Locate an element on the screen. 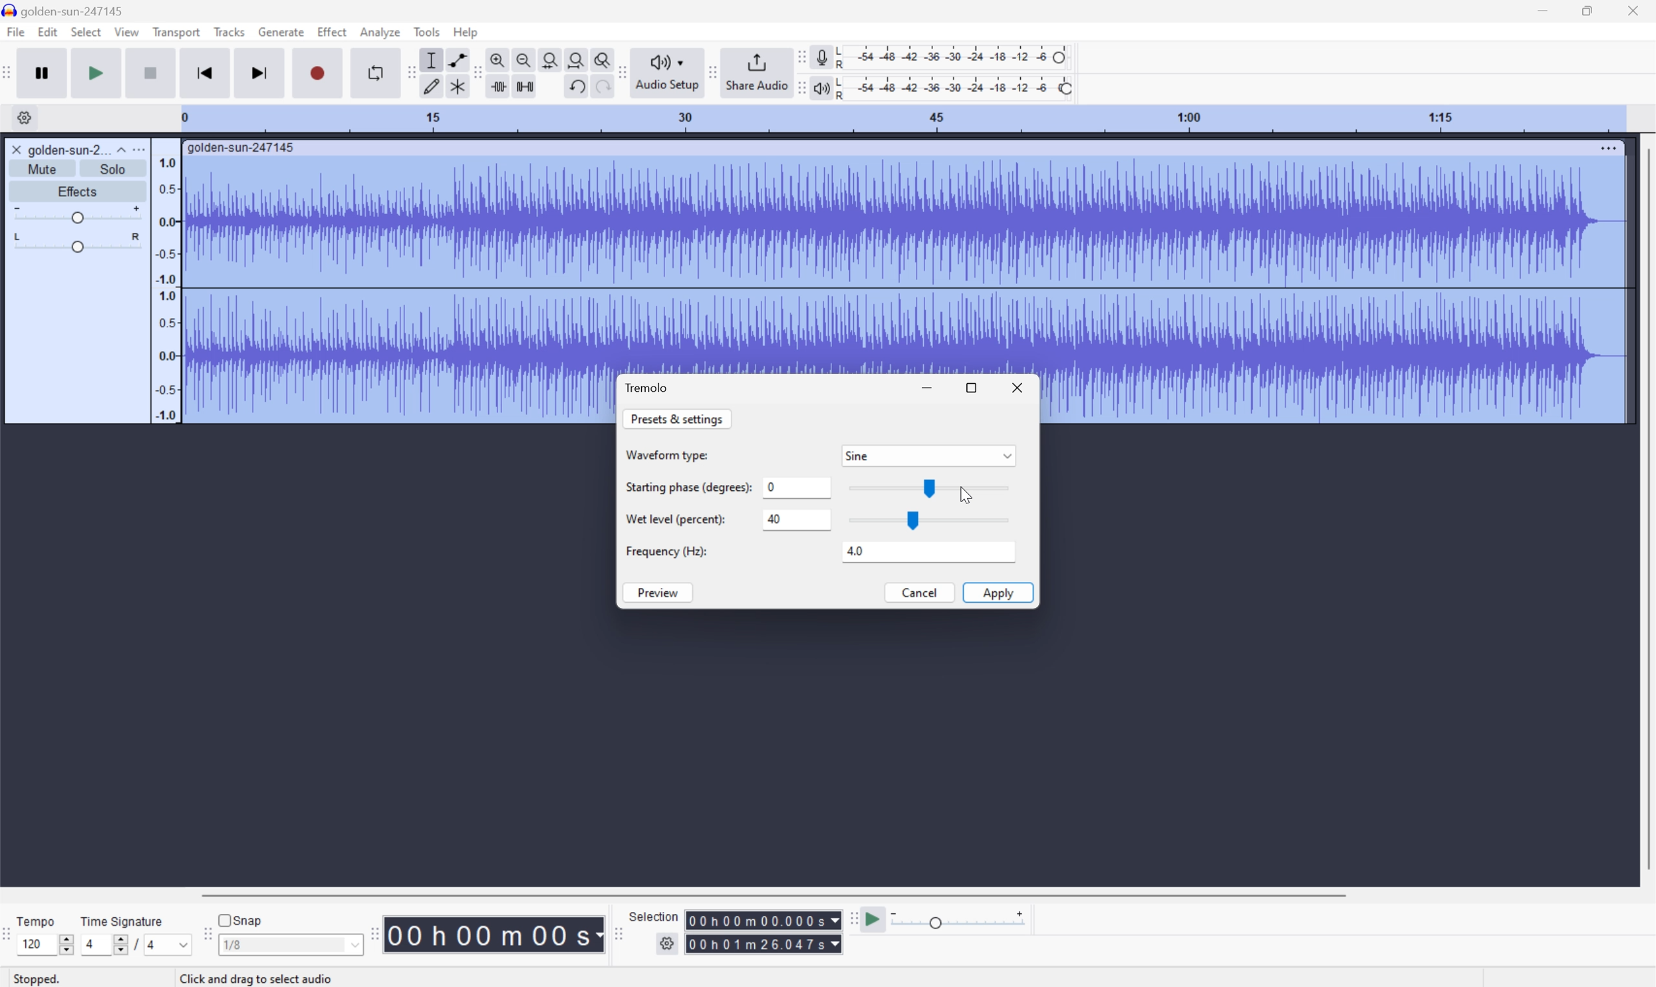  Drop Down is located at coordinates (1005, 456).